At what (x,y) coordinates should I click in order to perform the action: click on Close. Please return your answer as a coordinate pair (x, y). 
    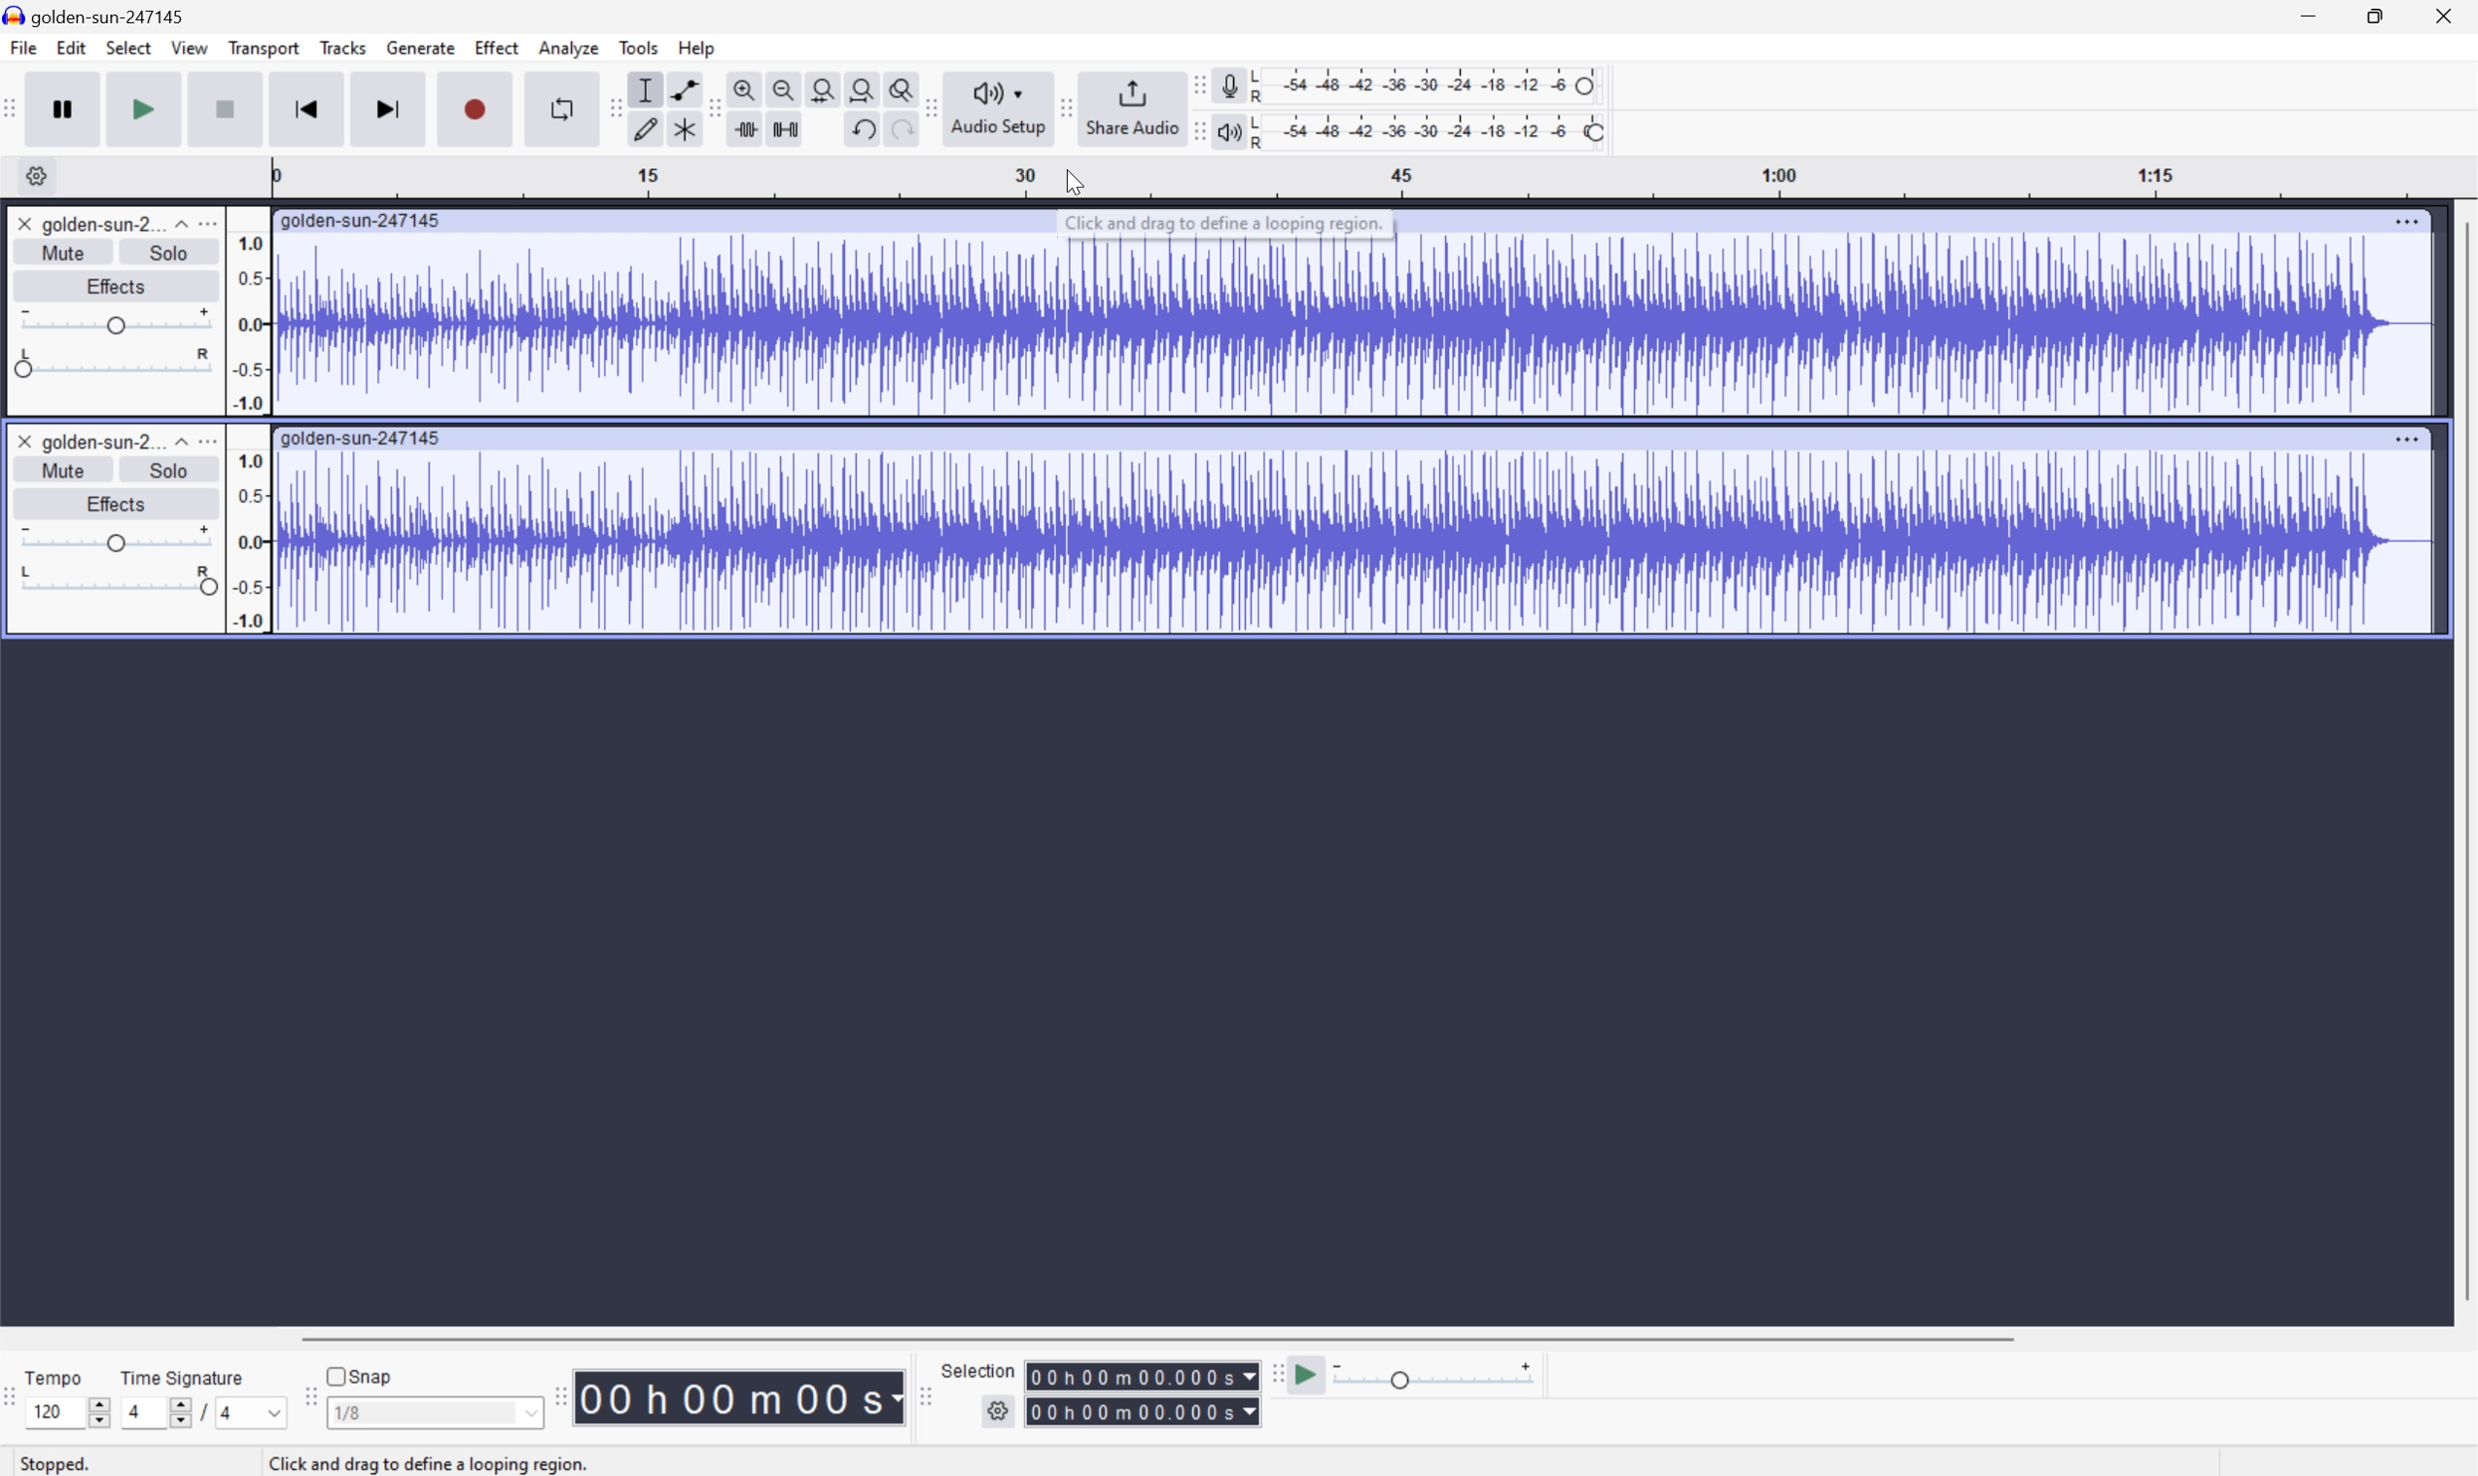
    Looking at the image, I should click on (2453, 14).